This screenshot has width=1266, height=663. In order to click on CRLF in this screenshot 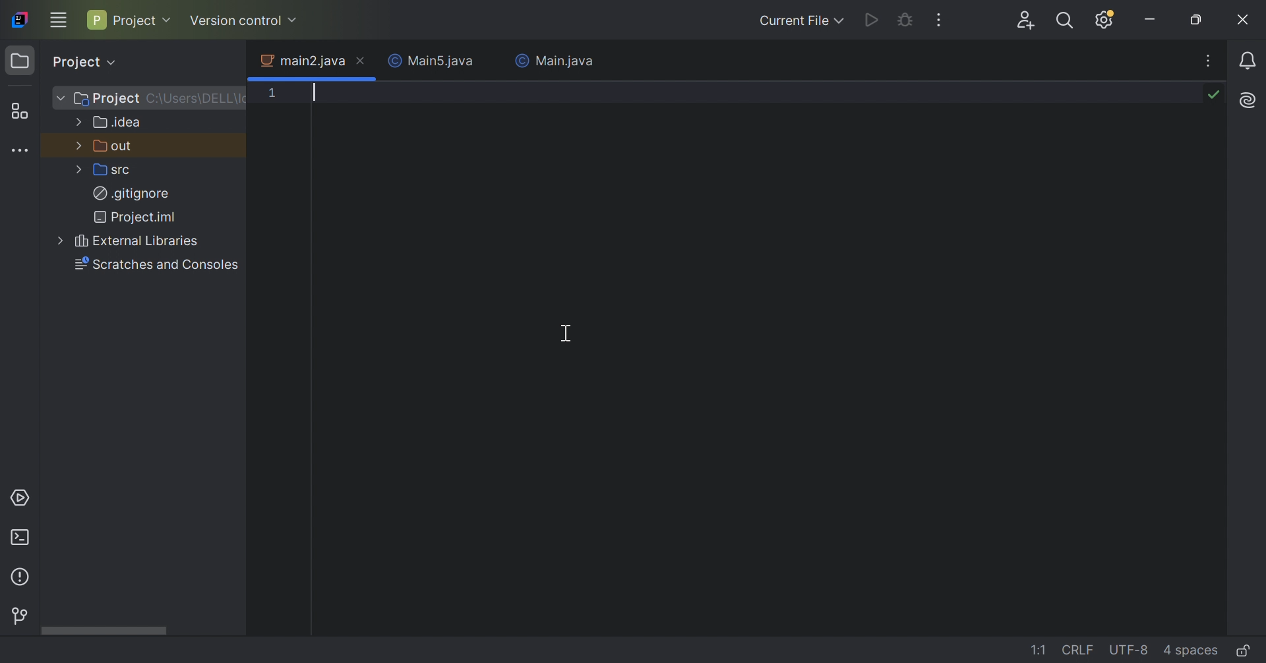, I will do `click(1080, 649)`.